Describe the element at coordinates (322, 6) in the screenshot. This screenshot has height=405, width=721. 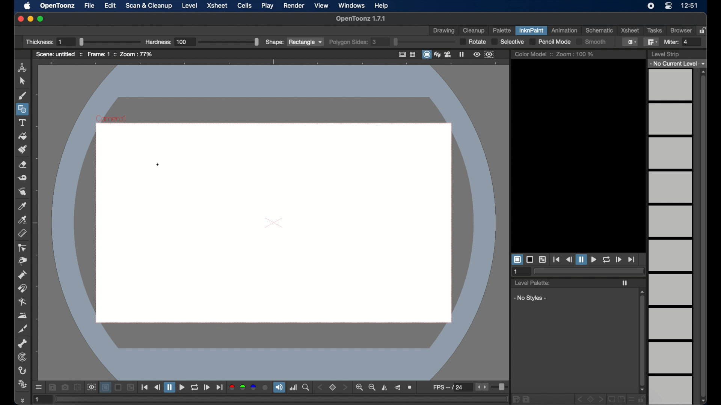
I see `view` at that location.